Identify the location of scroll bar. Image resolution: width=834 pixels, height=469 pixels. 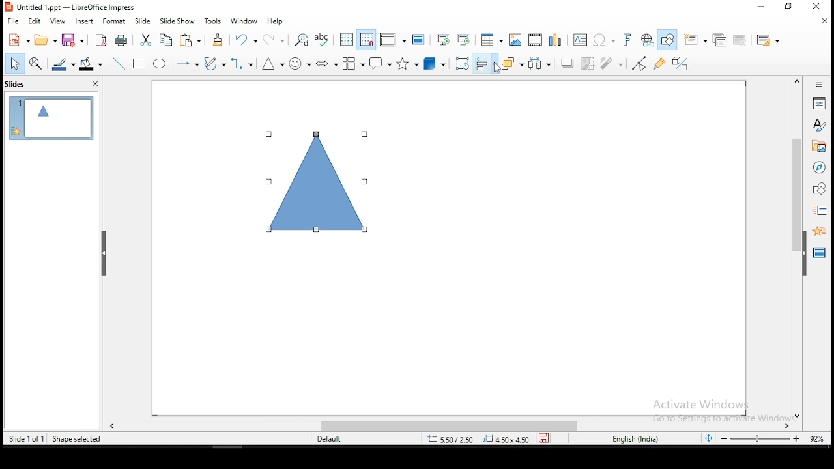
(450, 427).